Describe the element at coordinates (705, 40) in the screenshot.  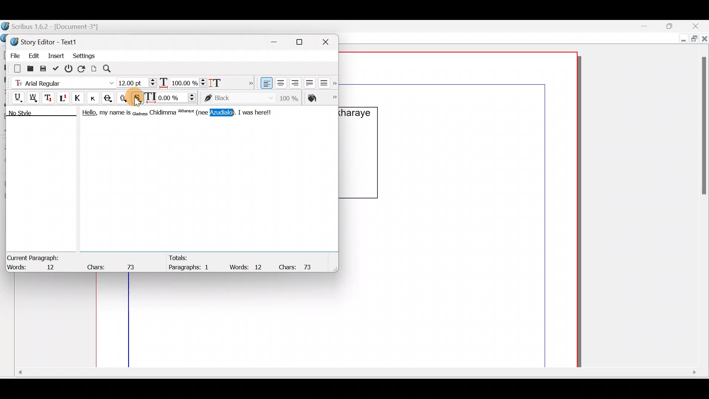
I see `Close` at that location.